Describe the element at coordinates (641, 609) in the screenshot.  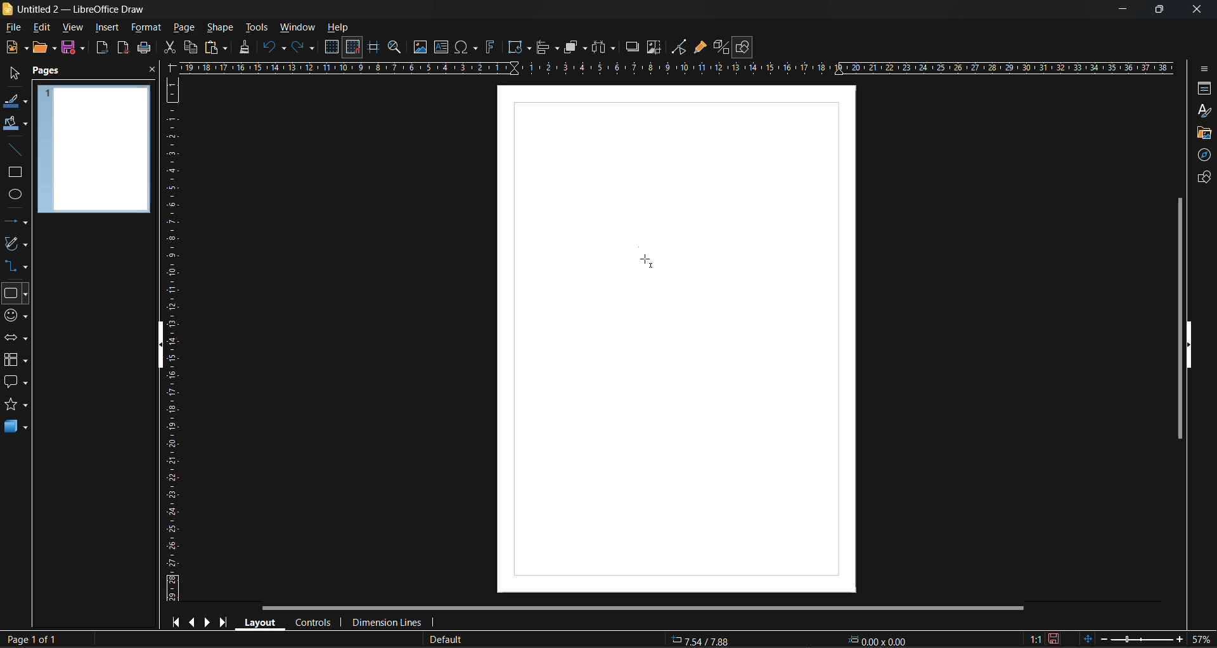
I see `horizontal scroll bar` at that location.